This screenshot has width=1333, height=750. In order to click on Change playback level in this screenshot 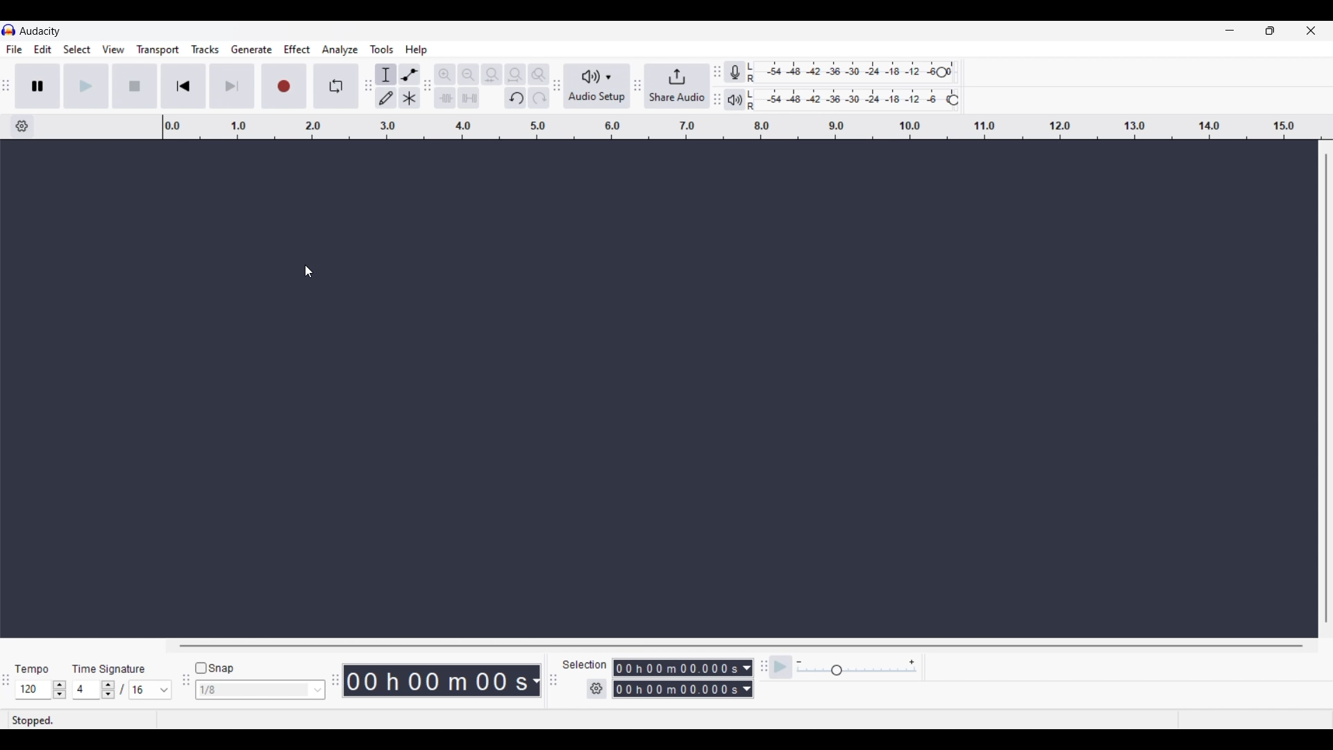, I will do `click(953, 101)`.